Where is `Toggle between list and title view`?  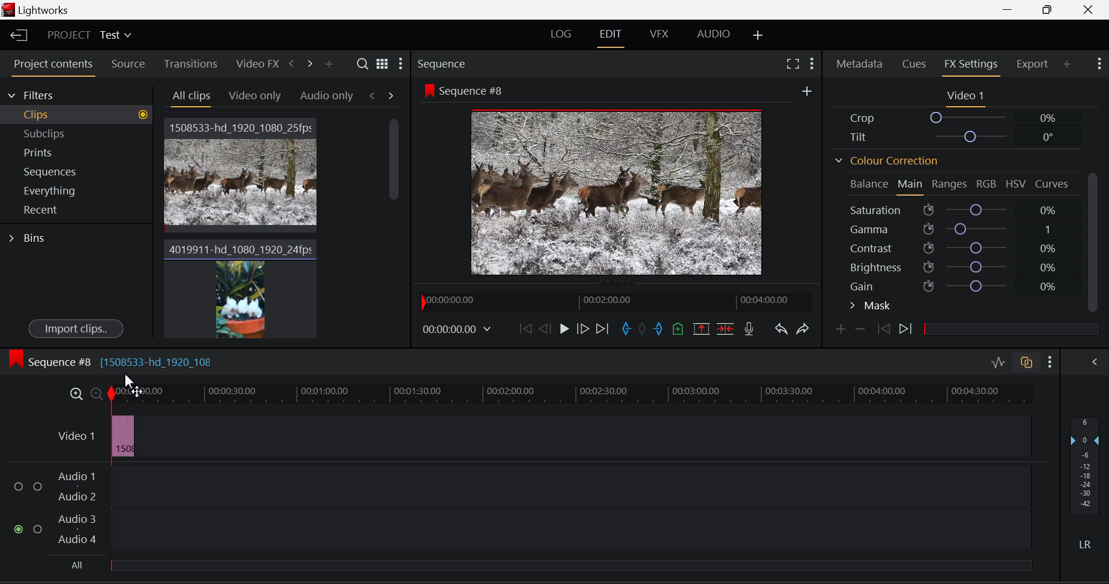 Toggle between list and title view is located at coordinates (384, 64).